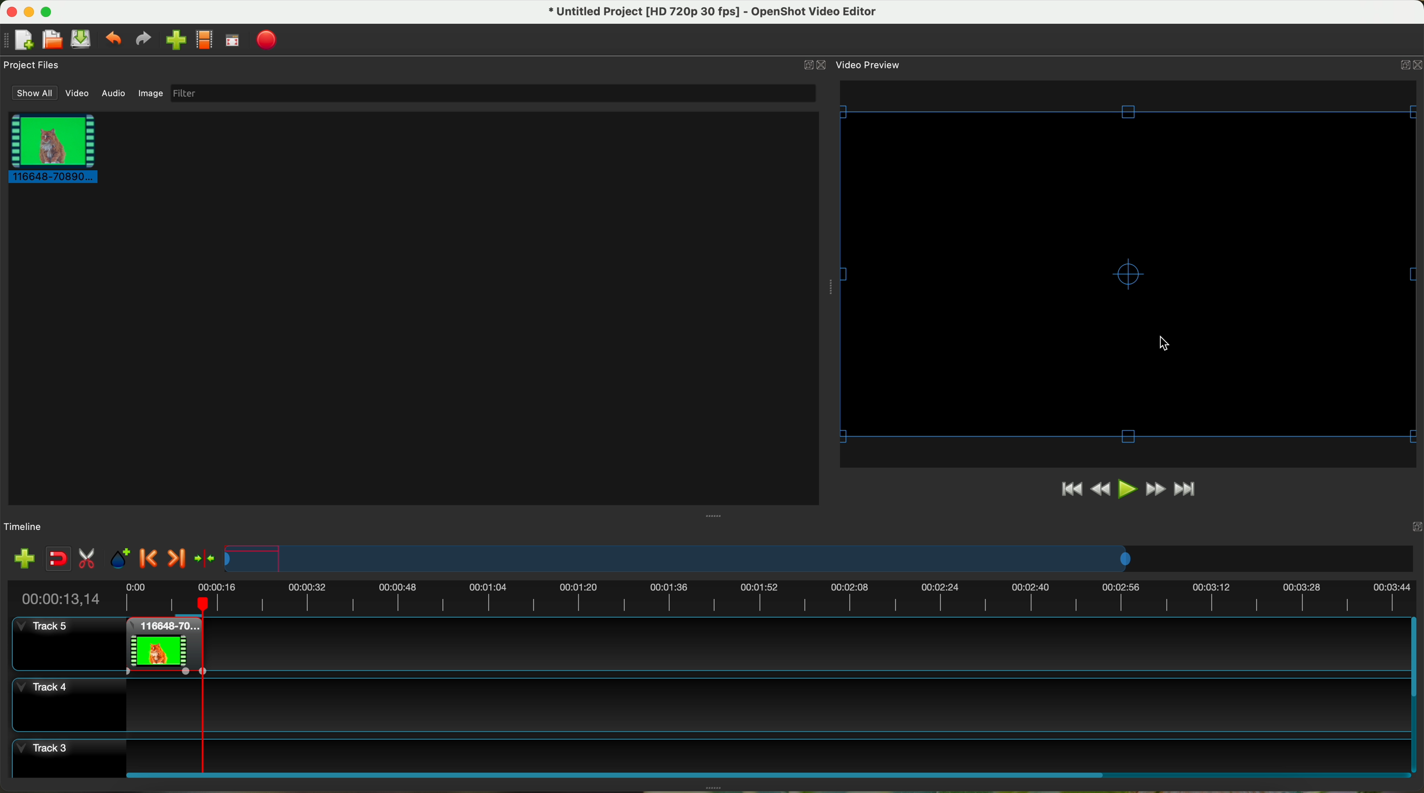 The width and height of the screenshot is (1424, 793). I want to click on applied effect, so click(165, 673).